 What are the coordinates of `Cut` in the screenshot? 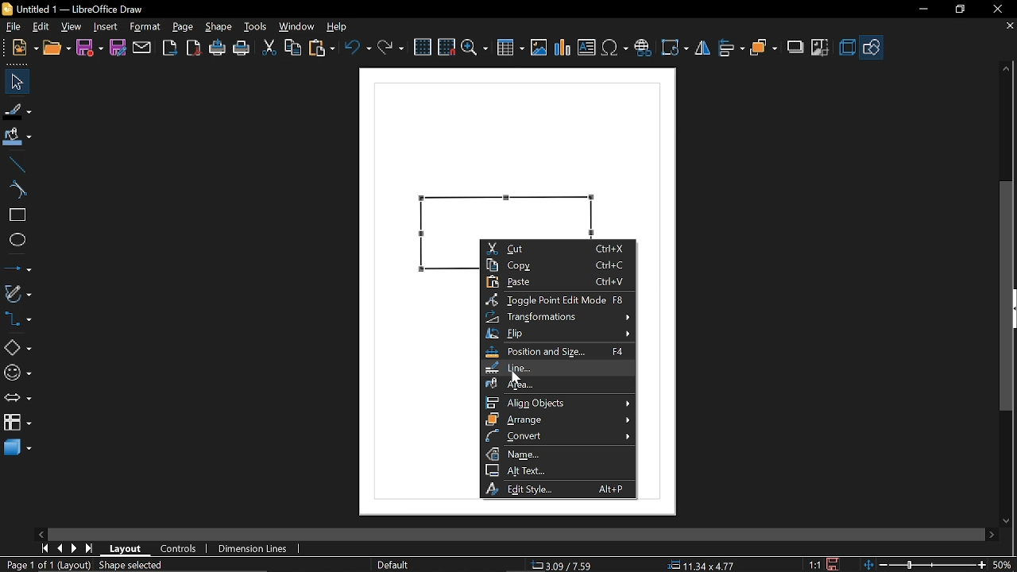 It's located at (556, 247).